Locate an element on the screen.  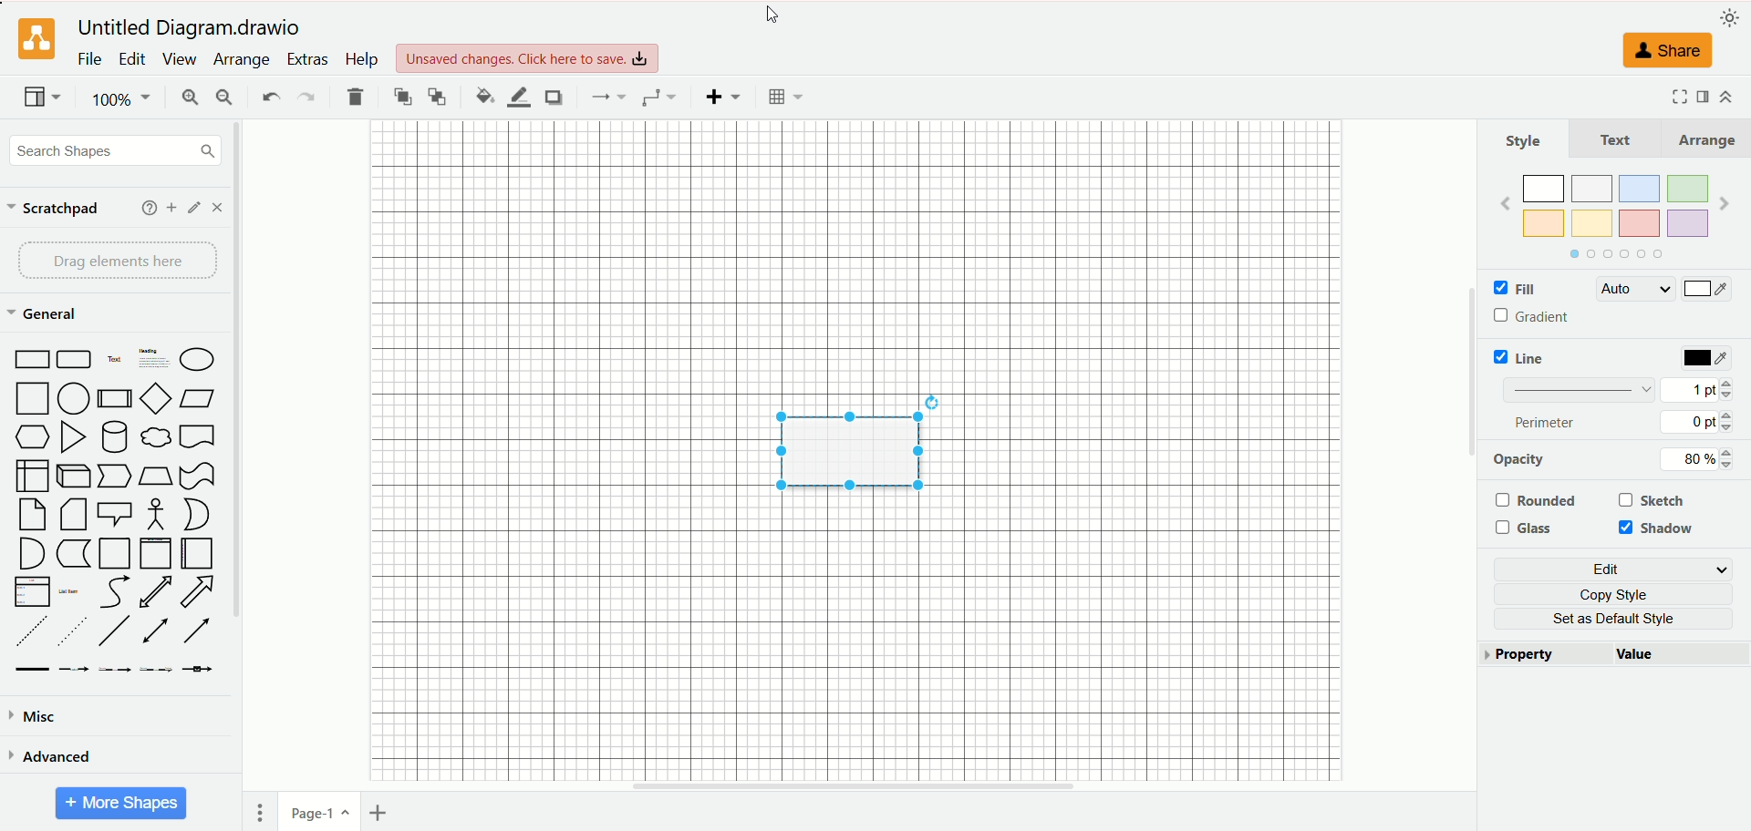
cursor is located at coordinates (772, 15).